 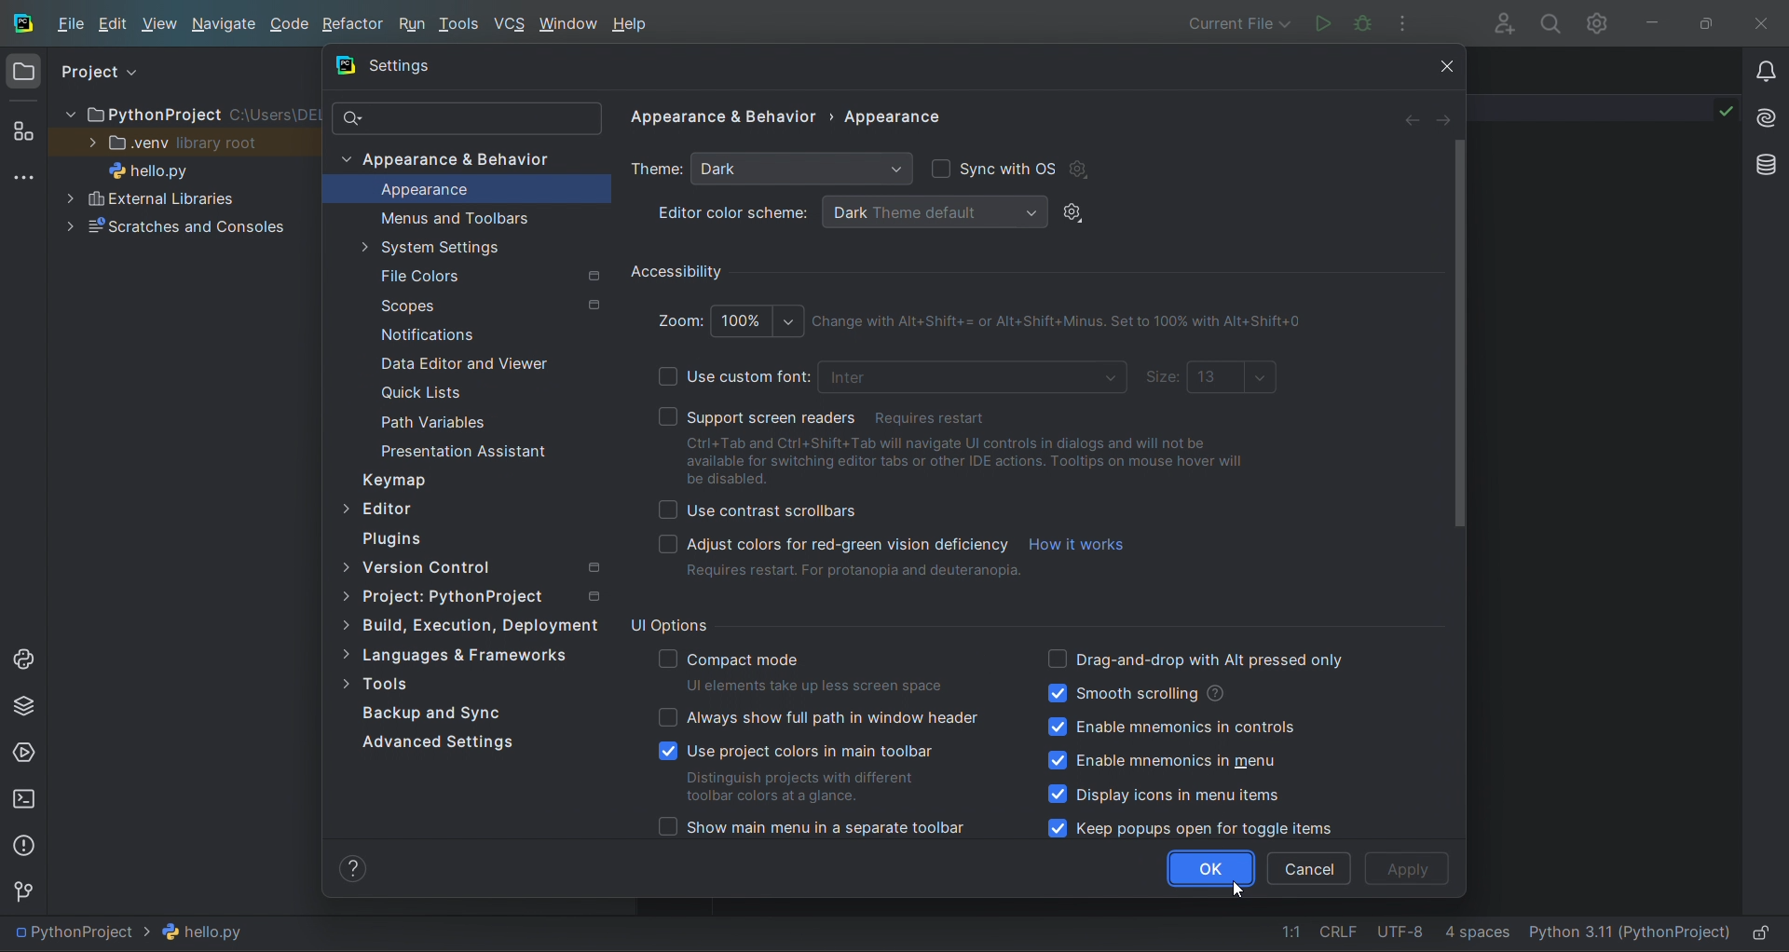 What do you see at coordinates (1410, 119) in the screenshot?
I see `arrow left` at bounding box center [1410, 119].